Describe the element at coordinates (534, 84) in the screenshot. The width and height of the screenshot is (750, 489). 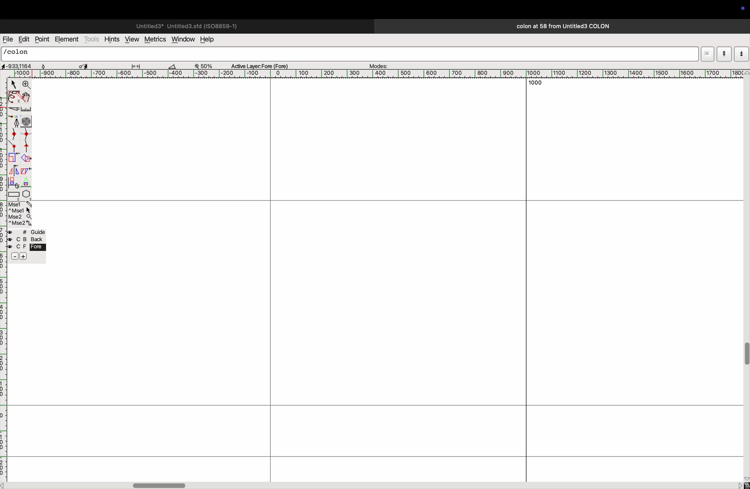
I see `1000` at that location.